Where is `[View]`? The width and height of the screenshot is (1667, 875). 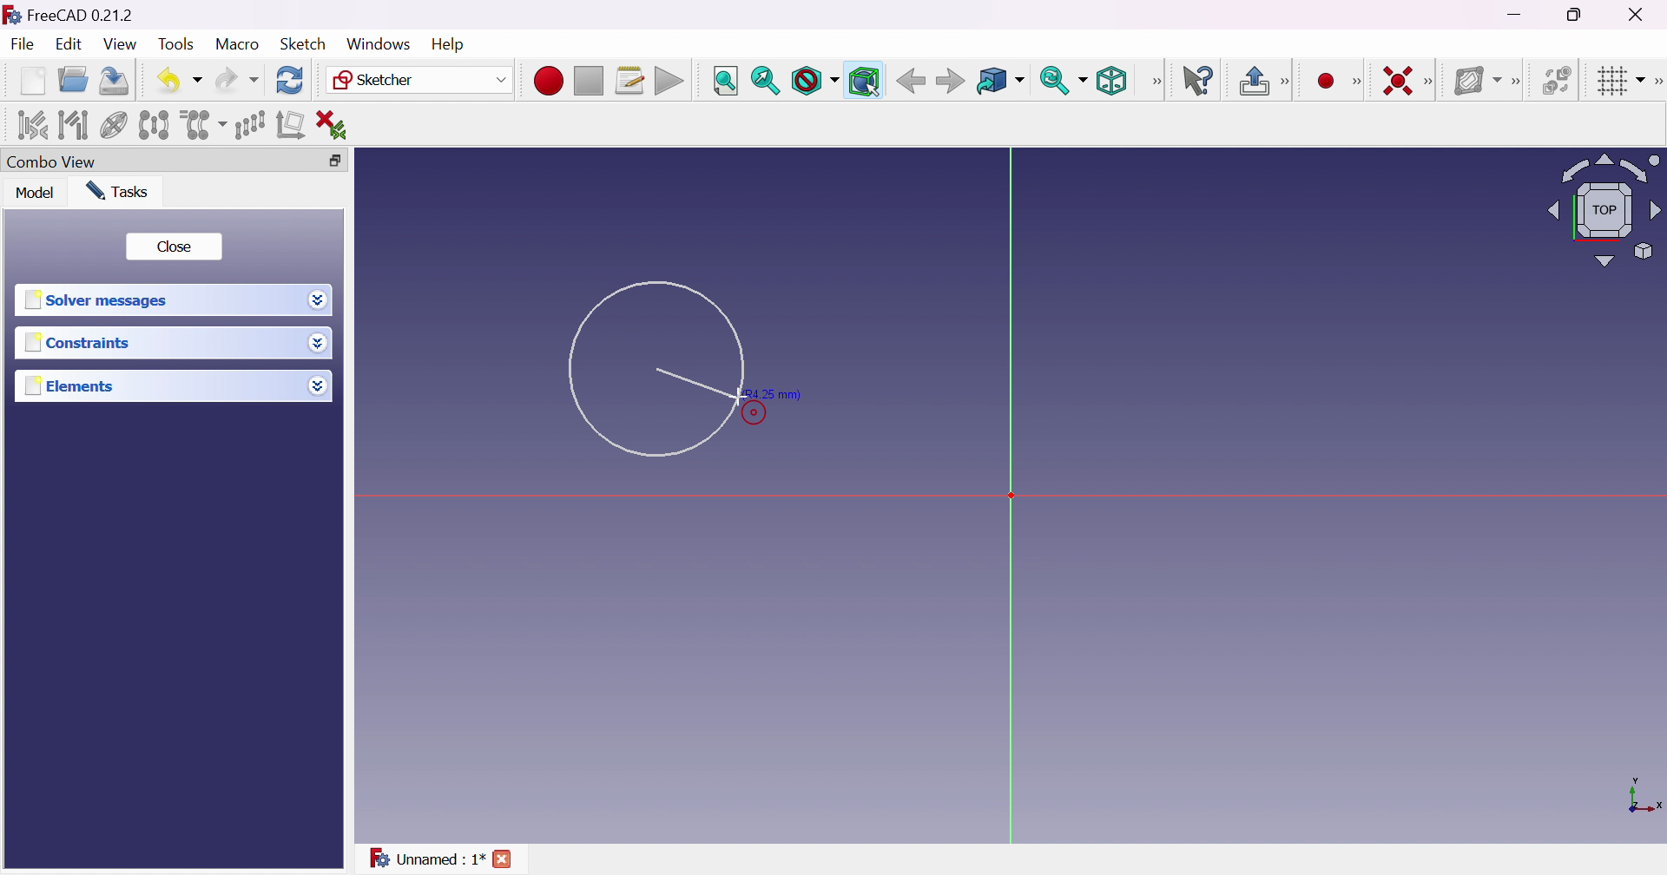
[View] is located at coordinates (1154, 82).